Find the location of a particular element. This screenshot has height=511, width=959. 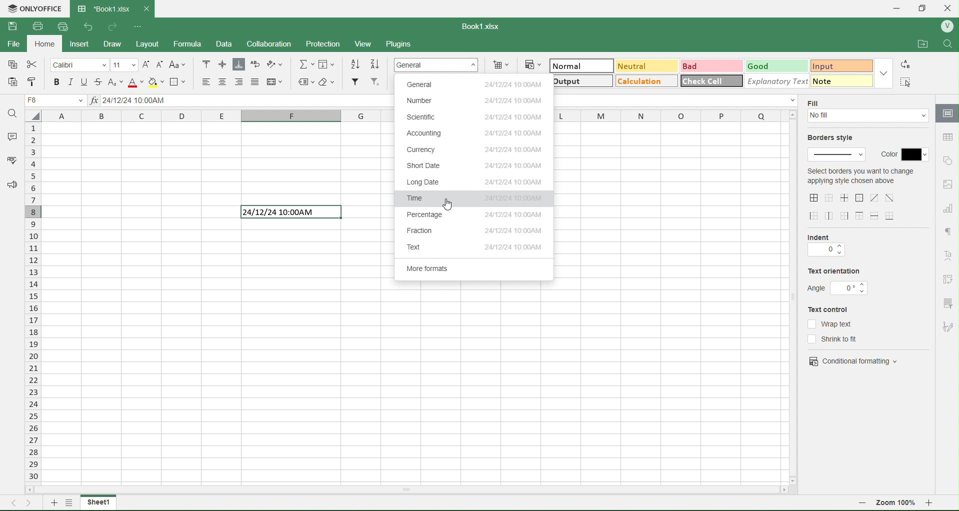

Book1.xlsx is located at coordinates (484, 25).